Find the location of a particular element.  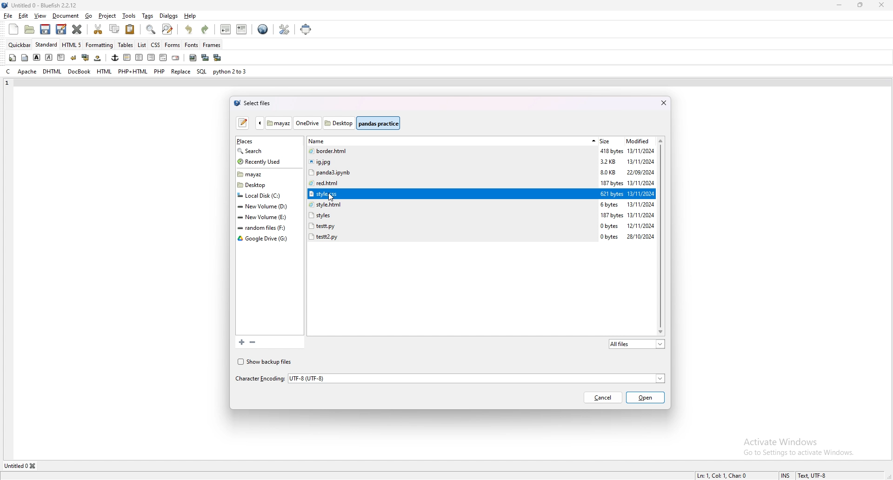

modified is located at coordinates (639, 140).